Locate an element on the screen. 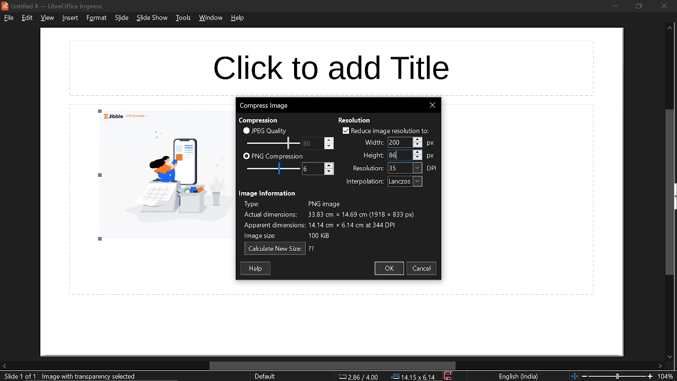 This screenshot has height=381, width=677. increase jpeg quality is located at coordinates (329, 140).